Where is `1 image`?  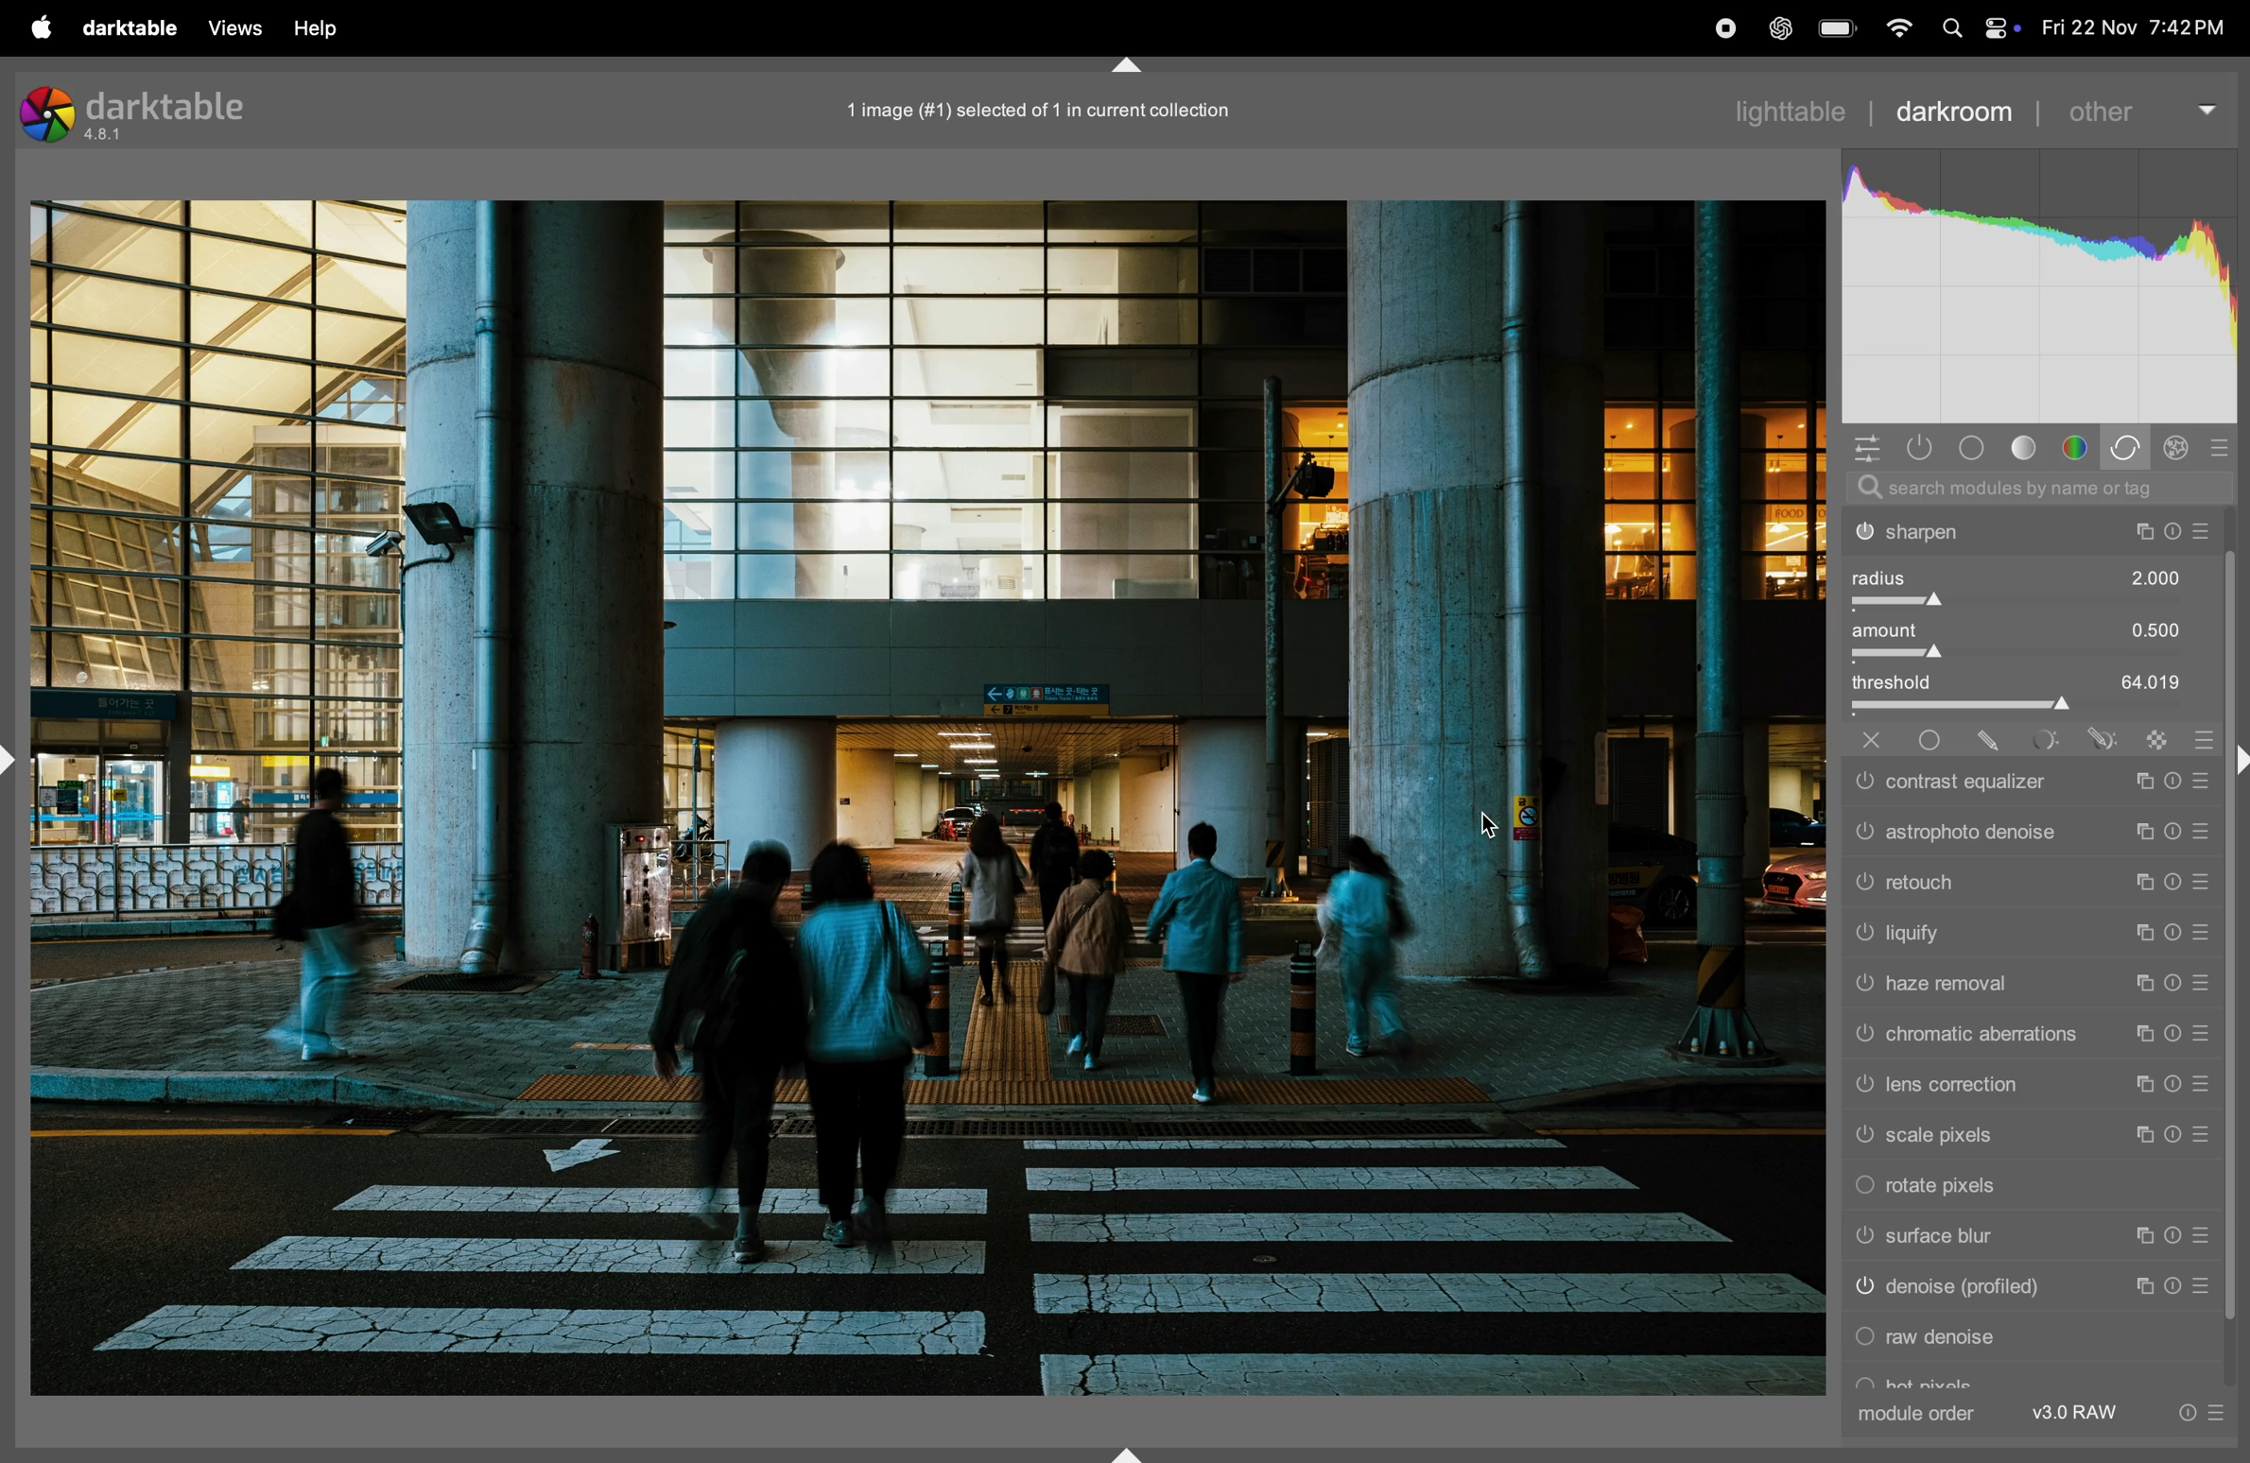 1 image is located at coordinates (1049, 107).